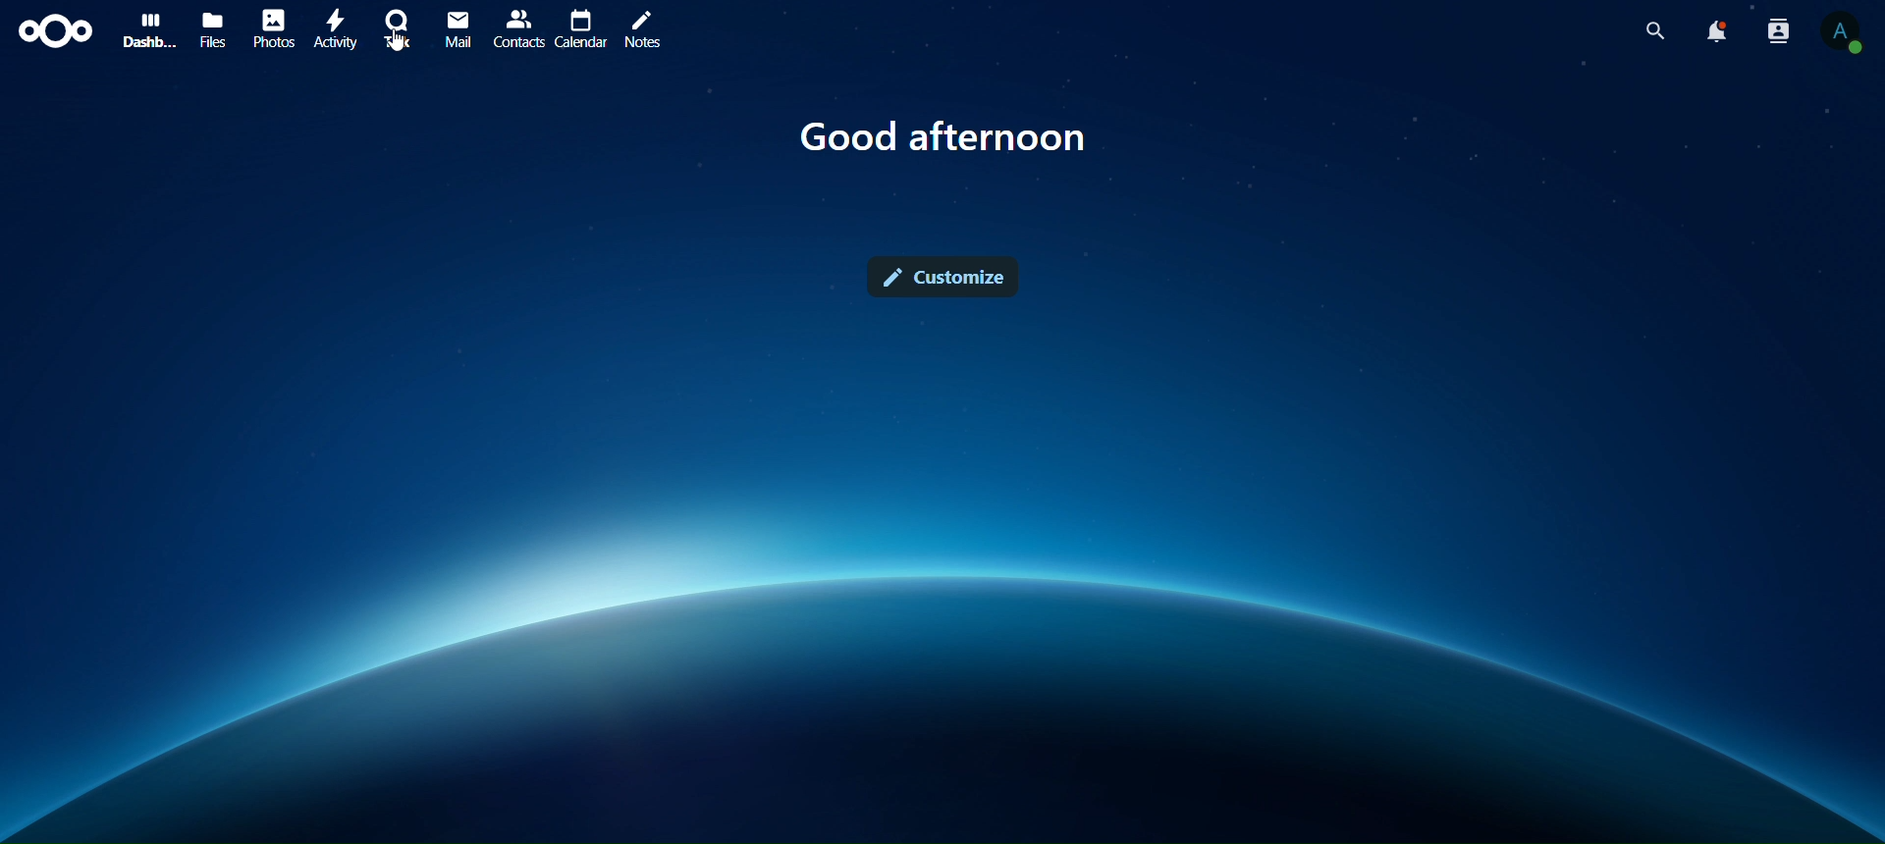 The height and width of the screenshot is (844, 1885). What do you see at coordinates (640, 31) in the screenshot?
I see `notes` at bounding box center [640, 31].